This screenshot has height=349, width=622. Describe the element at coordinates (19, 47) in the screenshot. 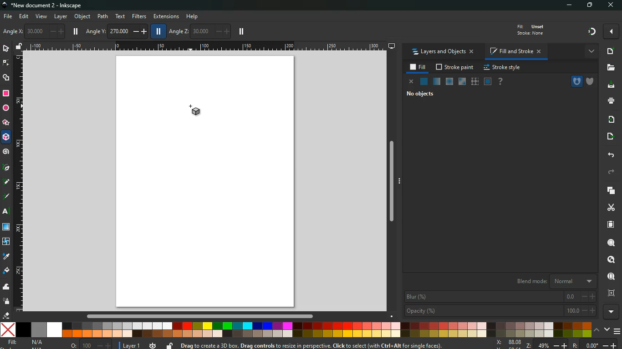

I see `unlock` at that location.